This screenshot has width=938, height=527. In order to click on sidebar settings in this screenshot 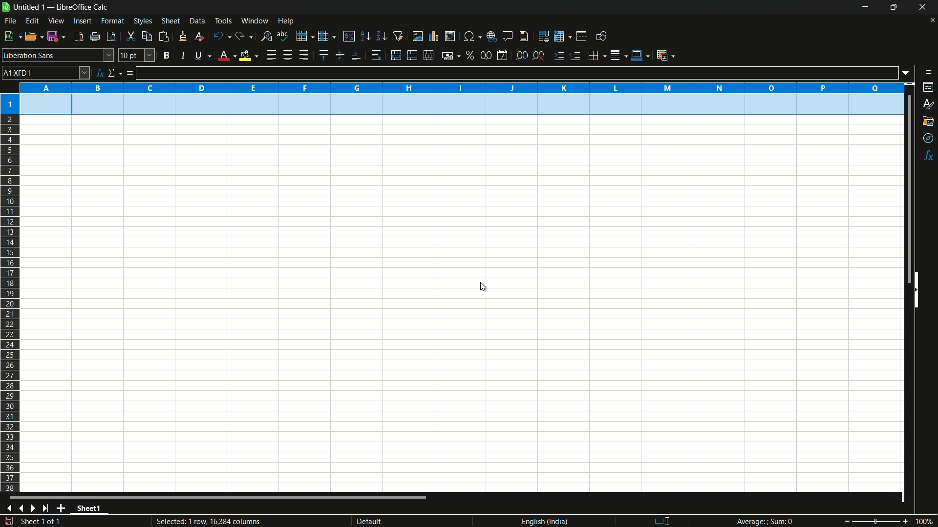, I will do `click(928, 72)`.